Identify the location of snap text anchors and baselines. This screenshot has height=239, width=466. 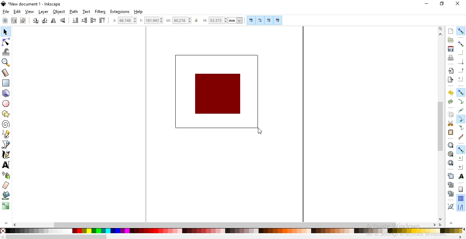
(460, 176).